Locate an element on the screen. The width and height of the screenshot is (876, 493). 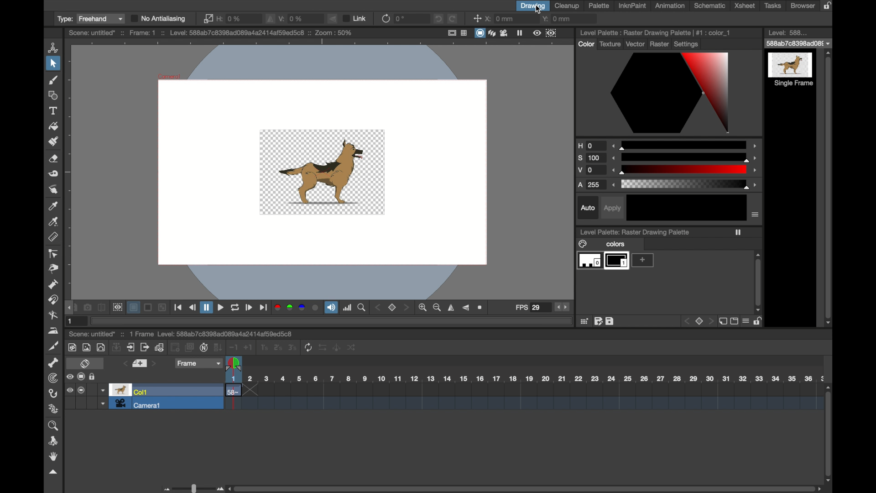
more options is located at coordinates (82, 377).